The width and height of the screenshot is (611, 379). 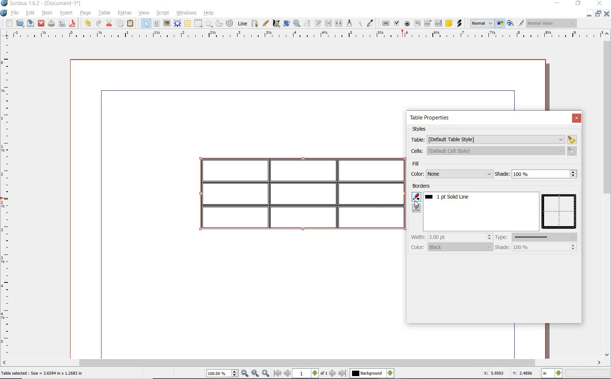 I want to click on pdf check box, so click(x=397, y=24).